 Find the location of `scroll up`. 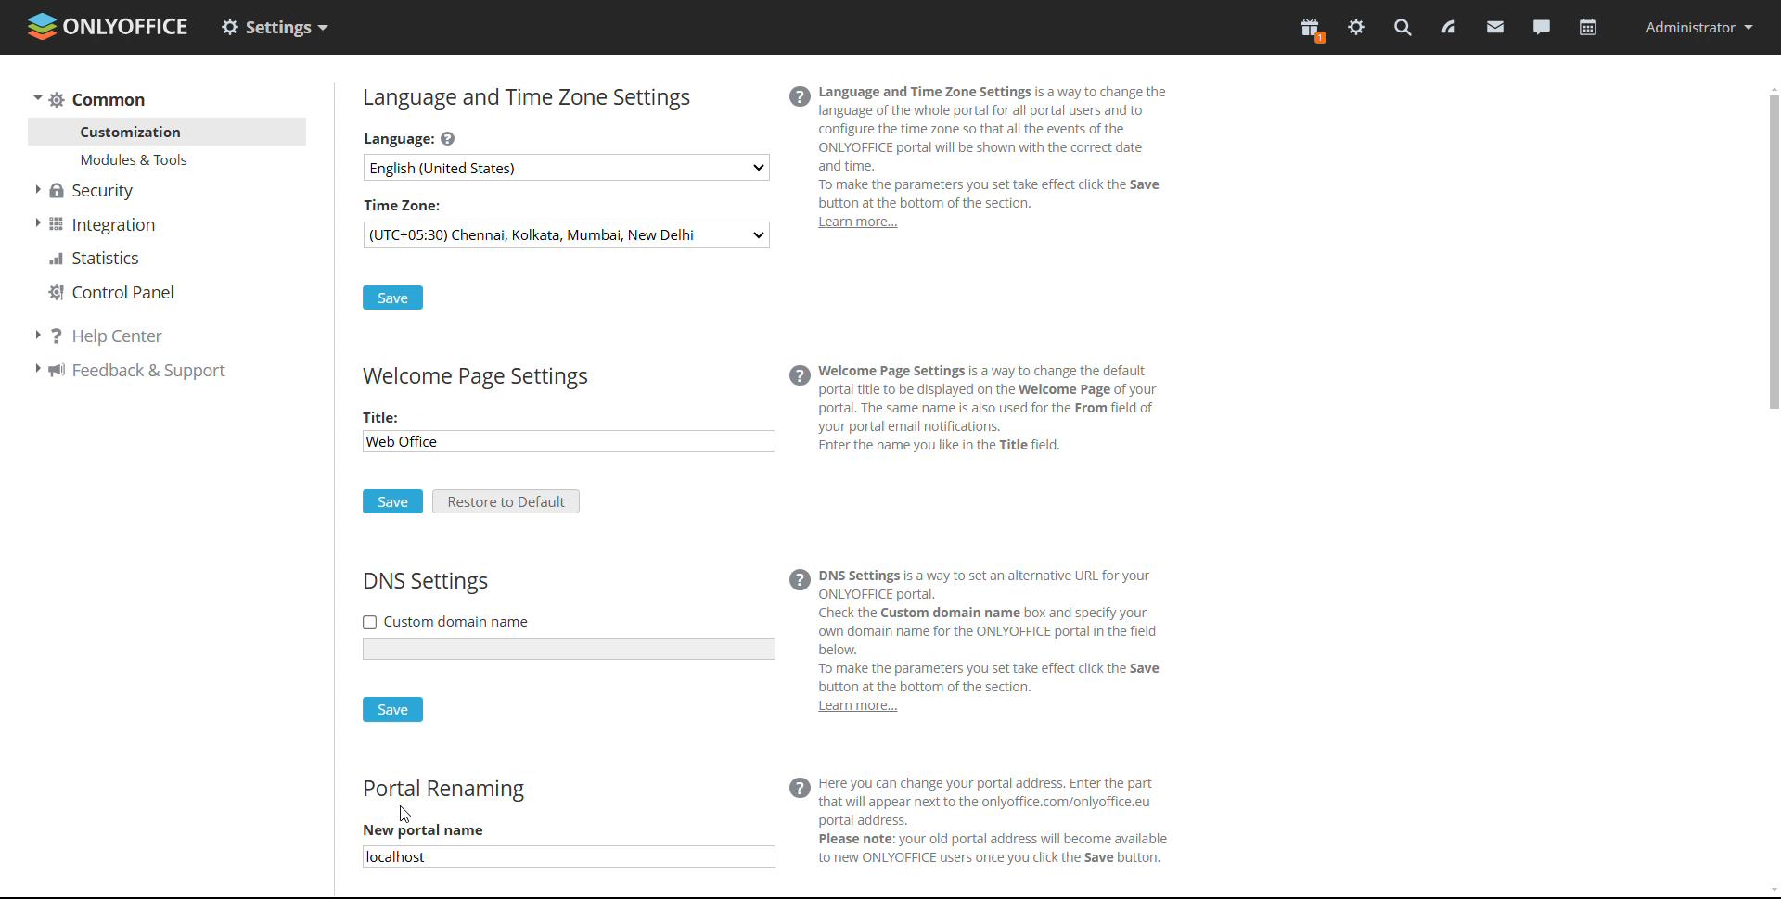

scroll up is located at coordinates (1770, 86).